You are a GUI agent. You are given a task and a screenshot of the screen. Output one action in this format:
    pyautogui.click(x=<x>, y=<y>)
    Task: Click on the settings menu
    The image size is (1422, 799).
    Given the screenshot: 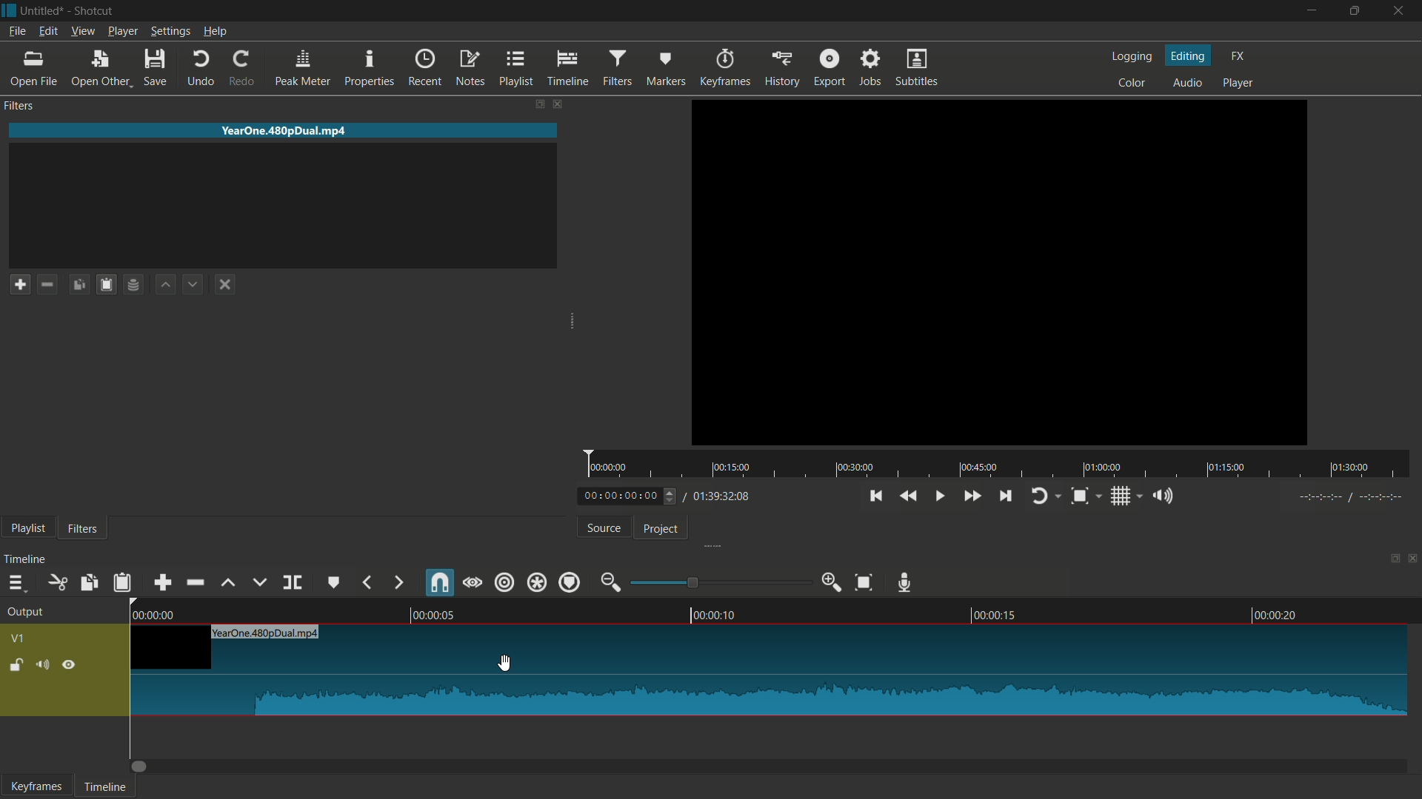 What is the action you would take?
    pyautogui.click(x=170, y=31)
    